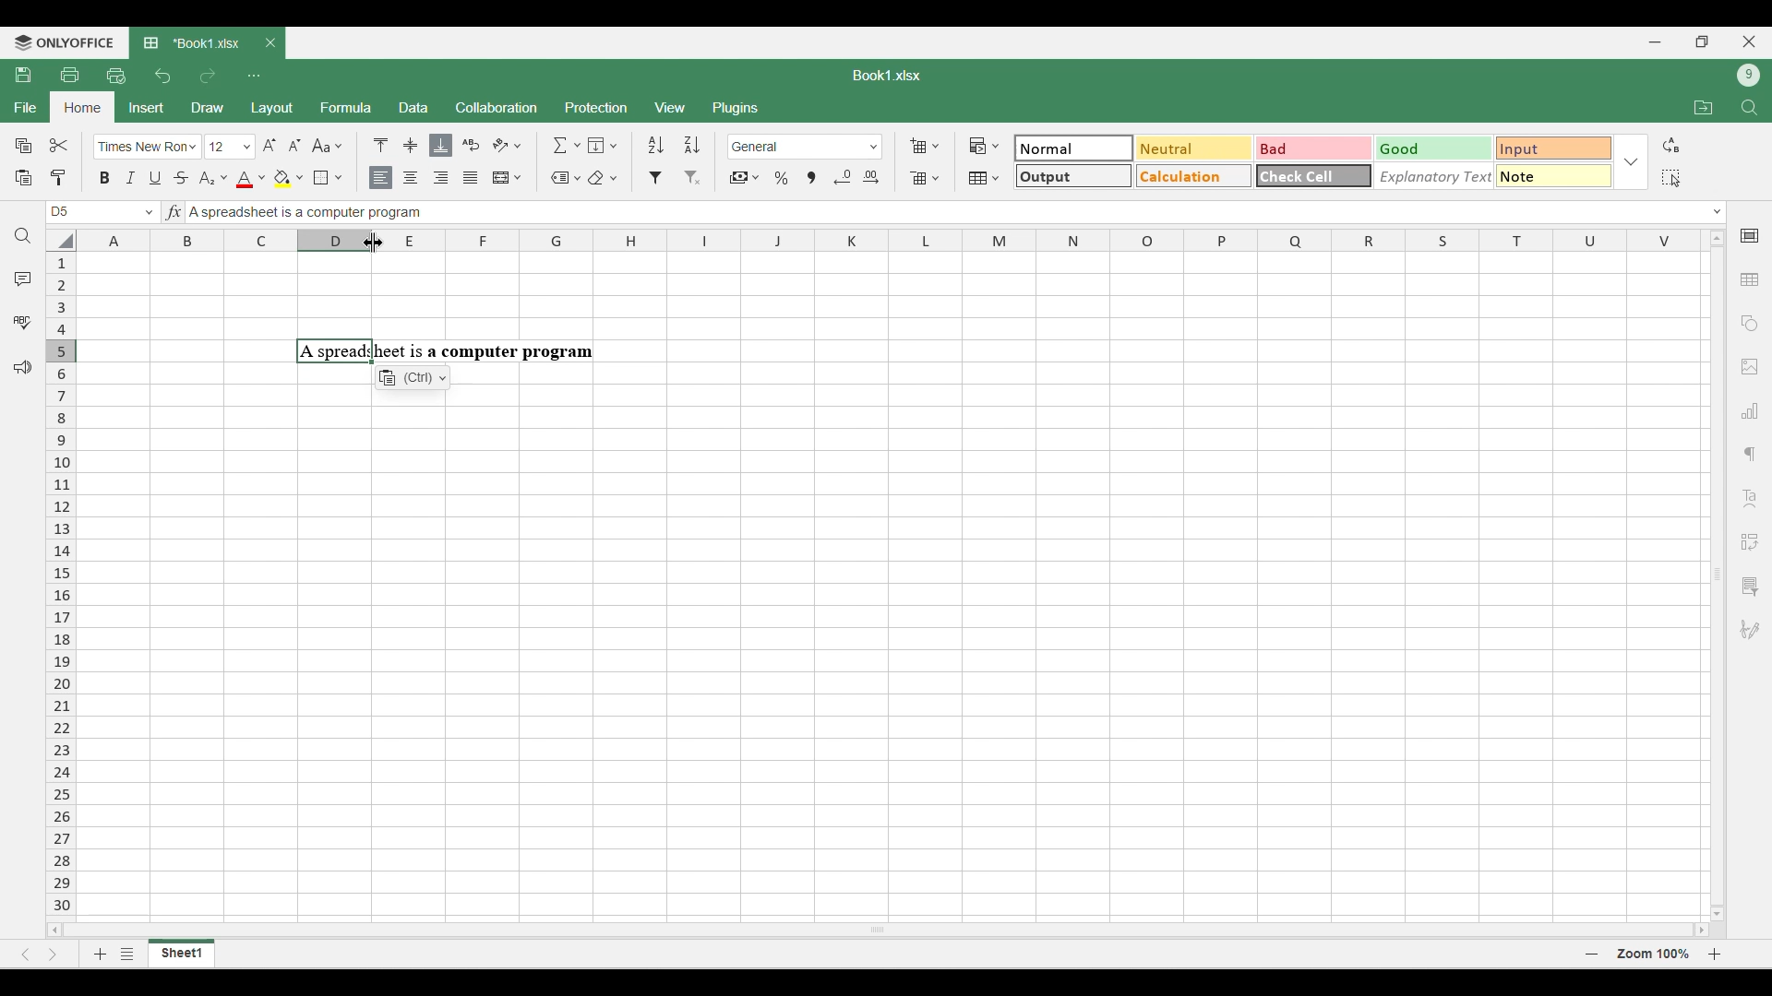  Describe the element at coordinates (273, 109) in the screenshot. I see `Layout menu` at that location.